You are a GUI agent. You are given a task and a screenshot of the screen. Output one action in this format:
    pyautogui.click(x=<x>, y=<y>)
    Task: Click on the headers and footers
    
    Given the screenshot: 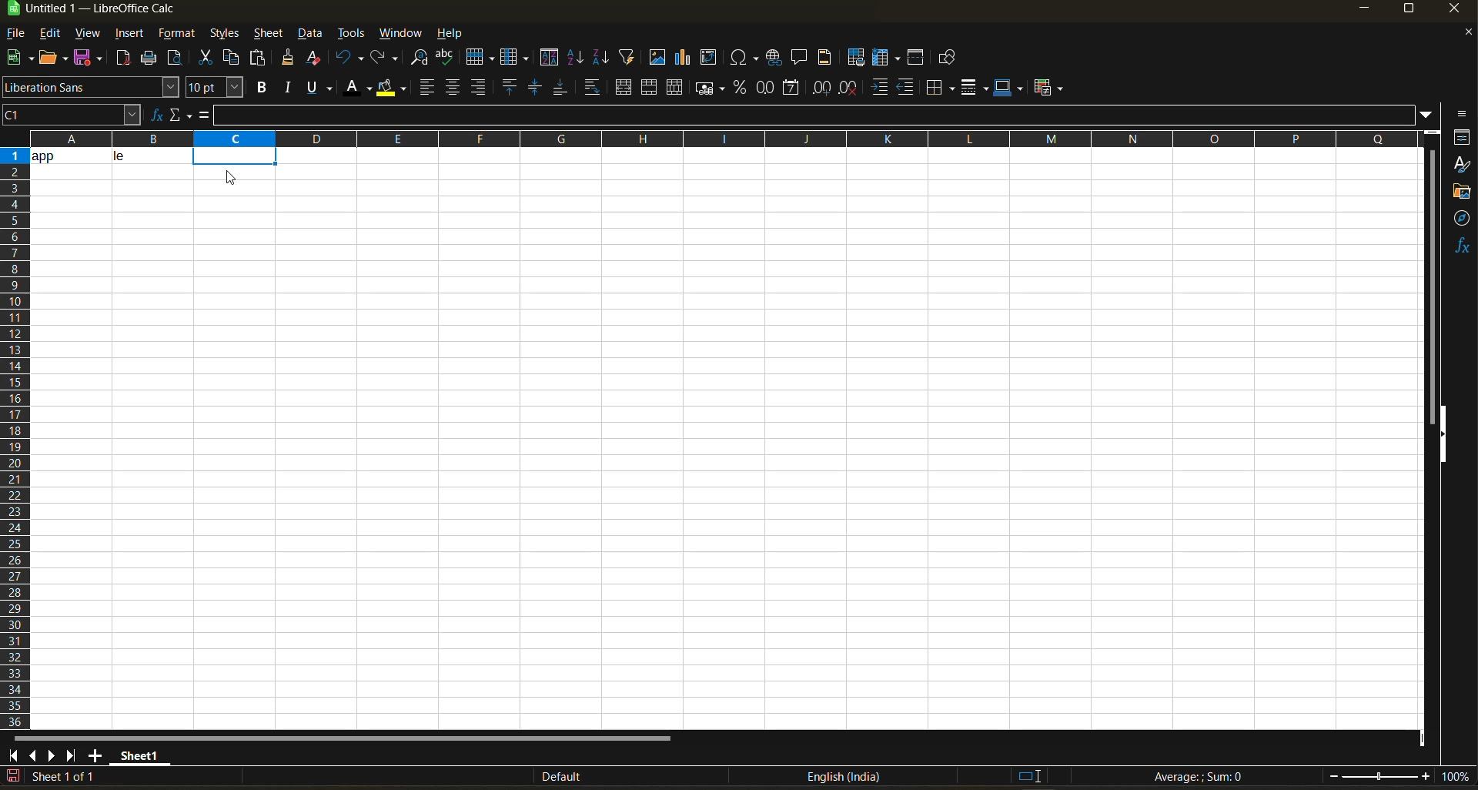 What is the action you would take?
    pyautogui.click(x=825, y=55)
    